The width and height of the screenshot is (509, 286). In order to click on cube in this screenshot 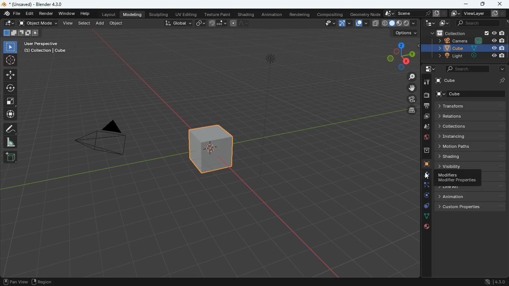, I will do `click(471, 94)`.